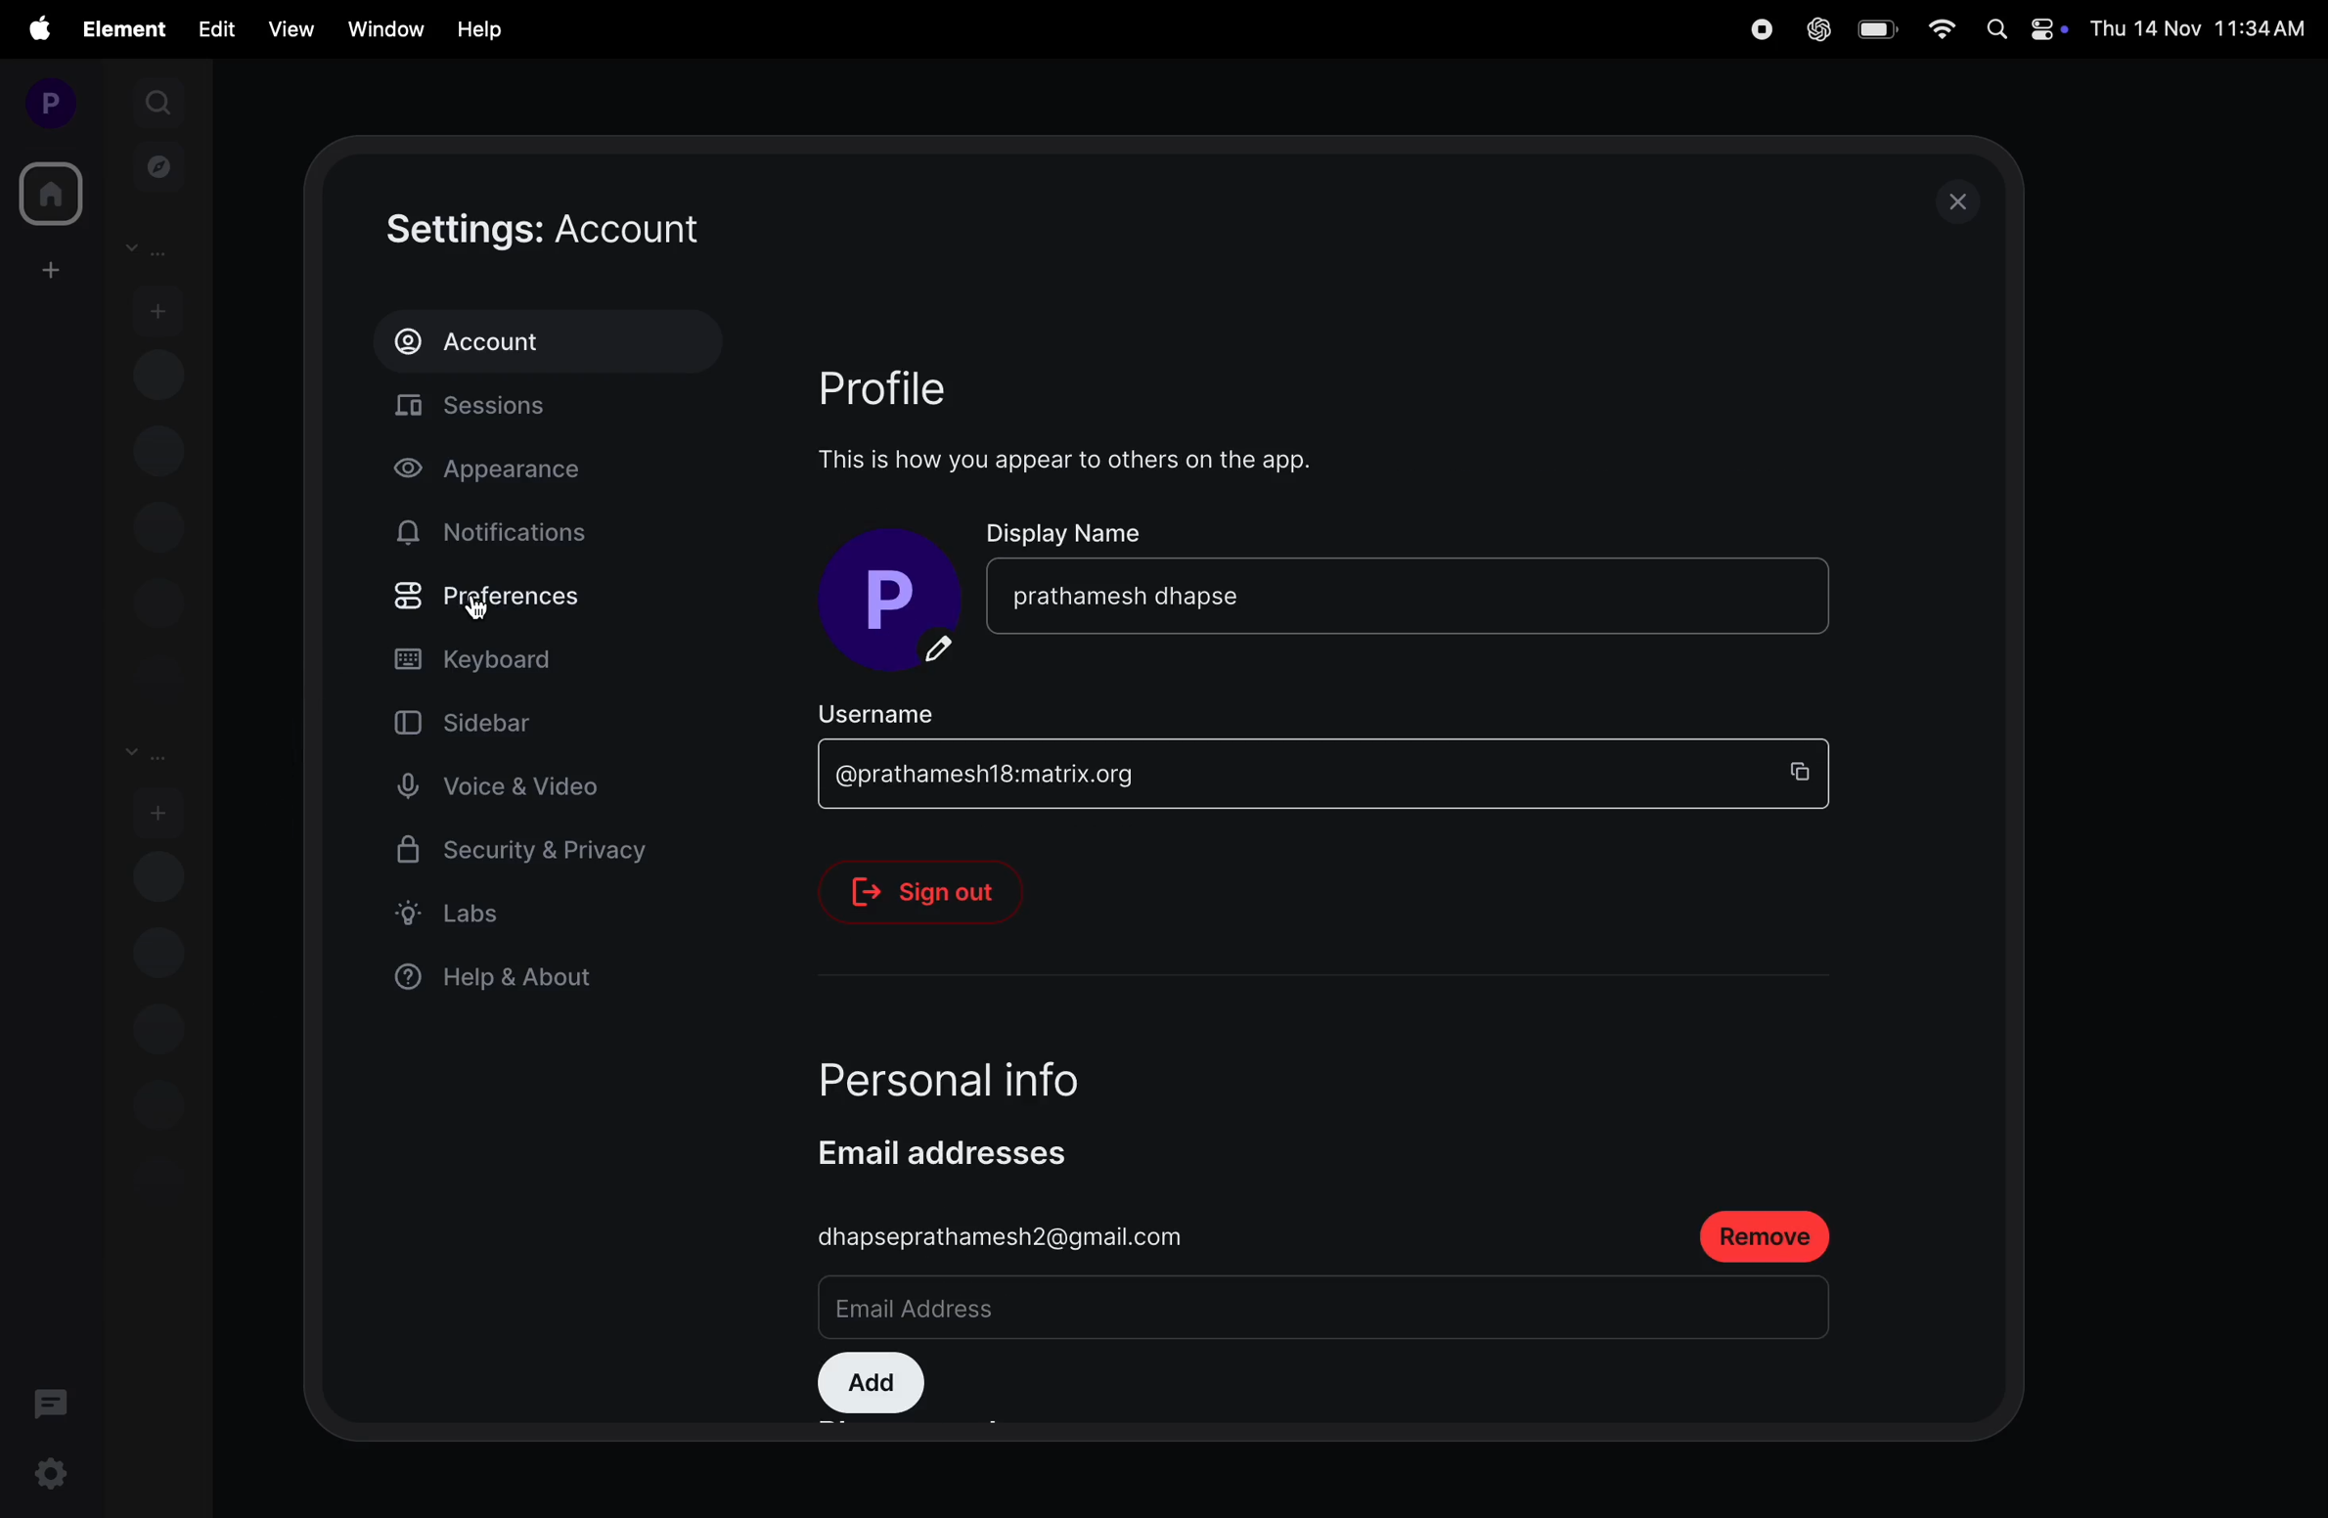 The width and height of the screenshot is (2328, 1518). What do you see at coordinates (530, 535) in the screenshot?
I see `notifications` at bounding box center [530, 535].